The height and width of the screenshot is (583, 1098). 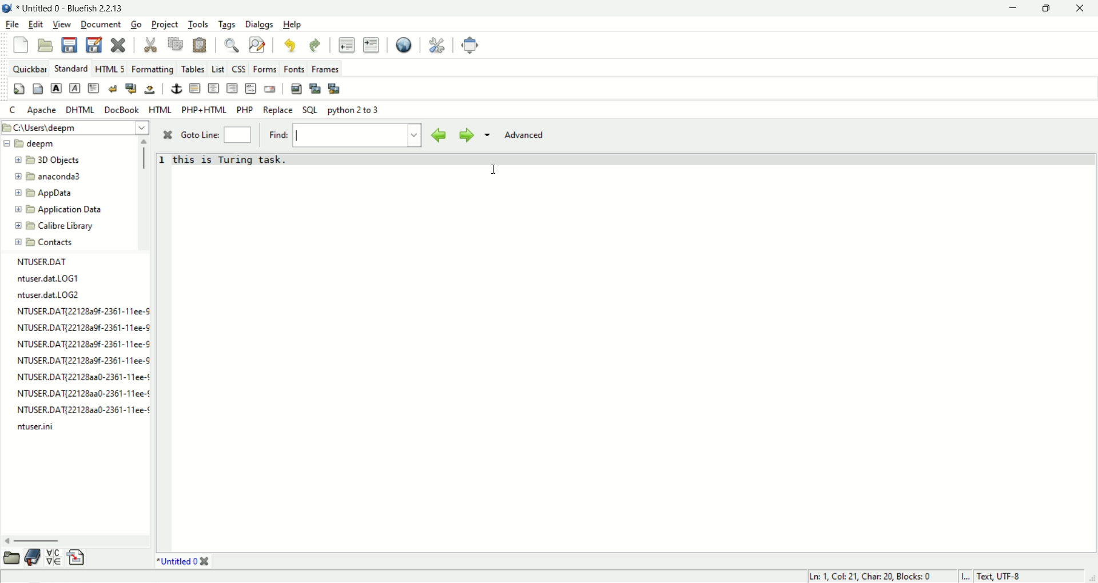 What do you see at coordinates (439, 135) in the screenshot?
I see `find previous` at bounding box center [439, 135].